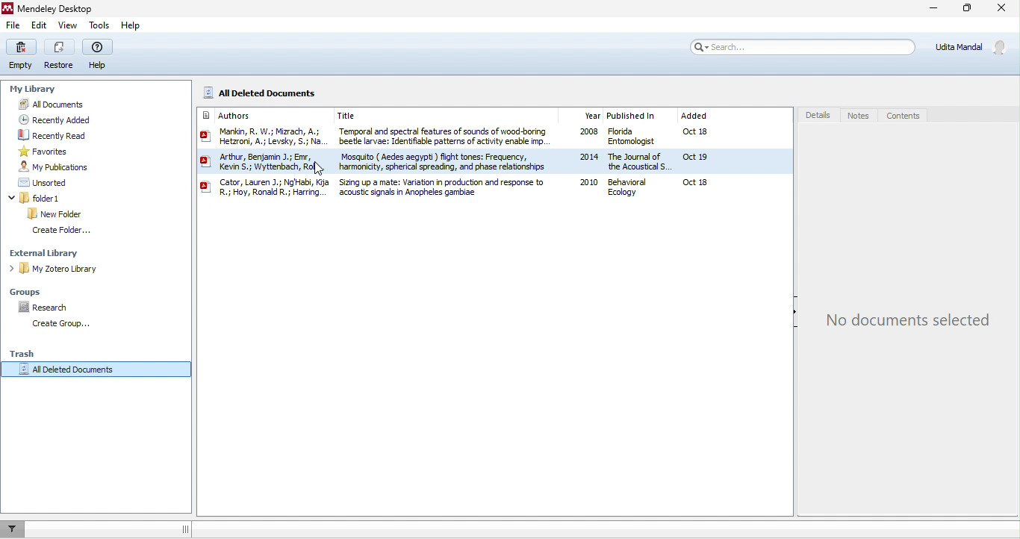  What do you see at coordinates (60, 166) in the screenshot?
I see `my publication` at bounding box center [60, 166].